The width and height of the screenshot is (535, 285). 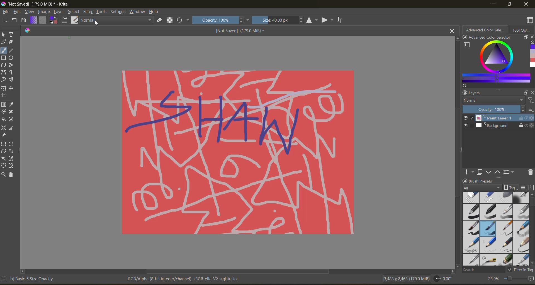 What do you see at coordinates (467, 122) in the screenshot?
I see `preview` at bounding box center [467, 122].